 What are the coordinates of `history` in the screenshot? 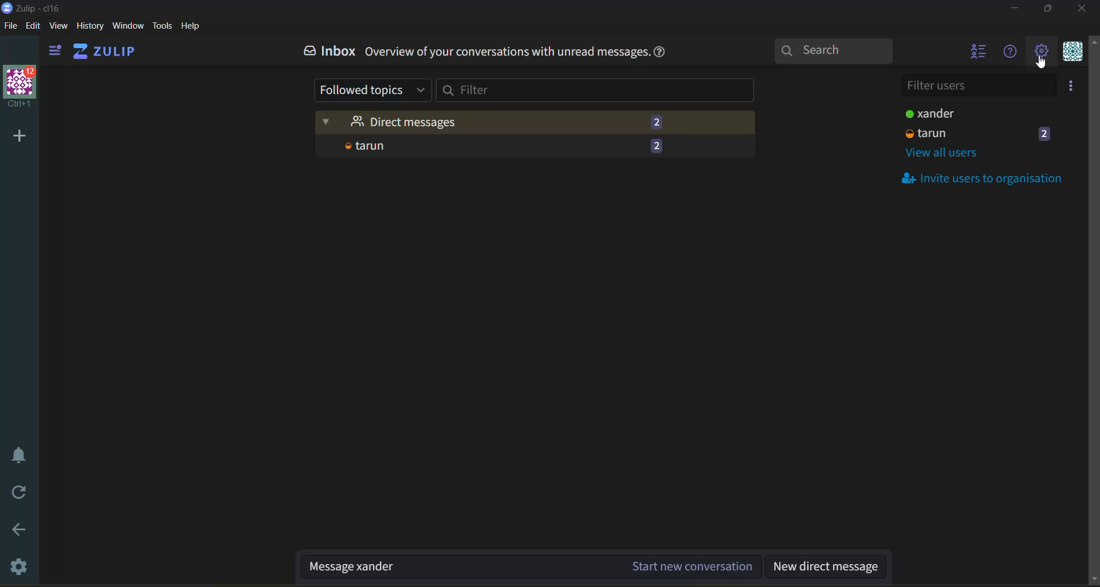 It's located at (90, 28).